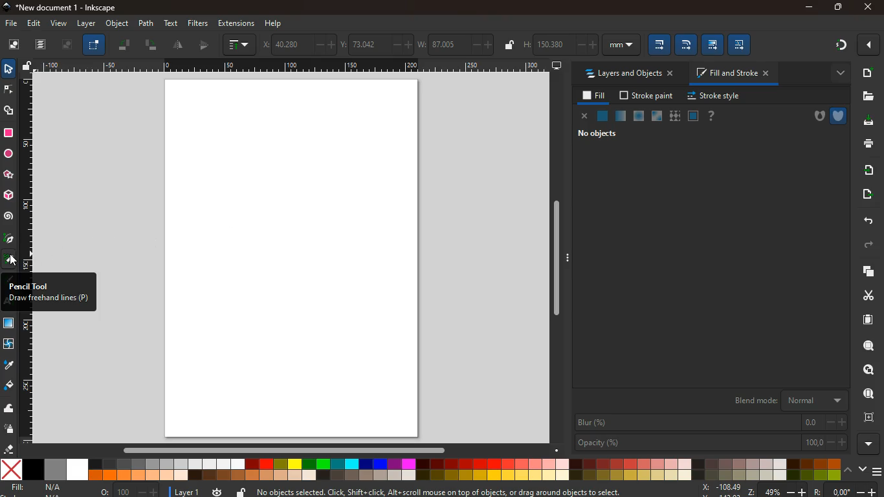 Image resolution: width=884 pixels, height=497 pixels. I want to click on texture, so click(9, 323).